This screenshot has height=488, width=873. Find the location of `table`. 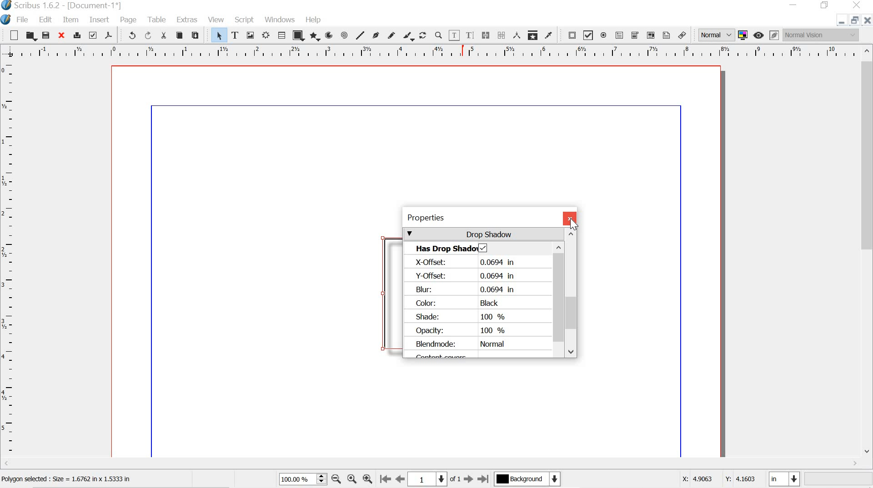

table is located at coordinates (281, 35).